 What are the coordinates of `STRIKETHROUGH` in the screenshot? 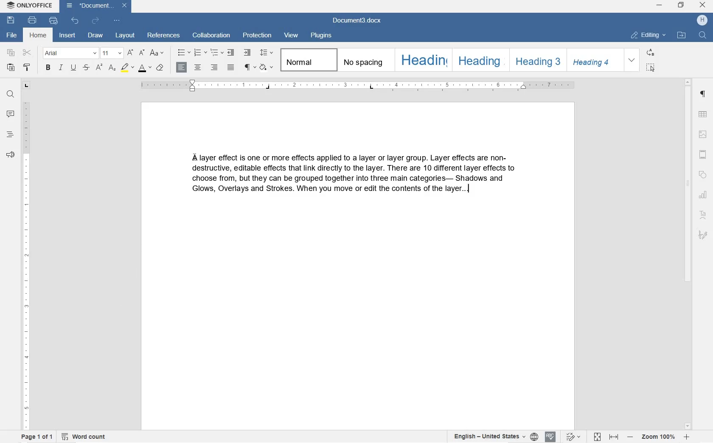 It's located at (87, 68).